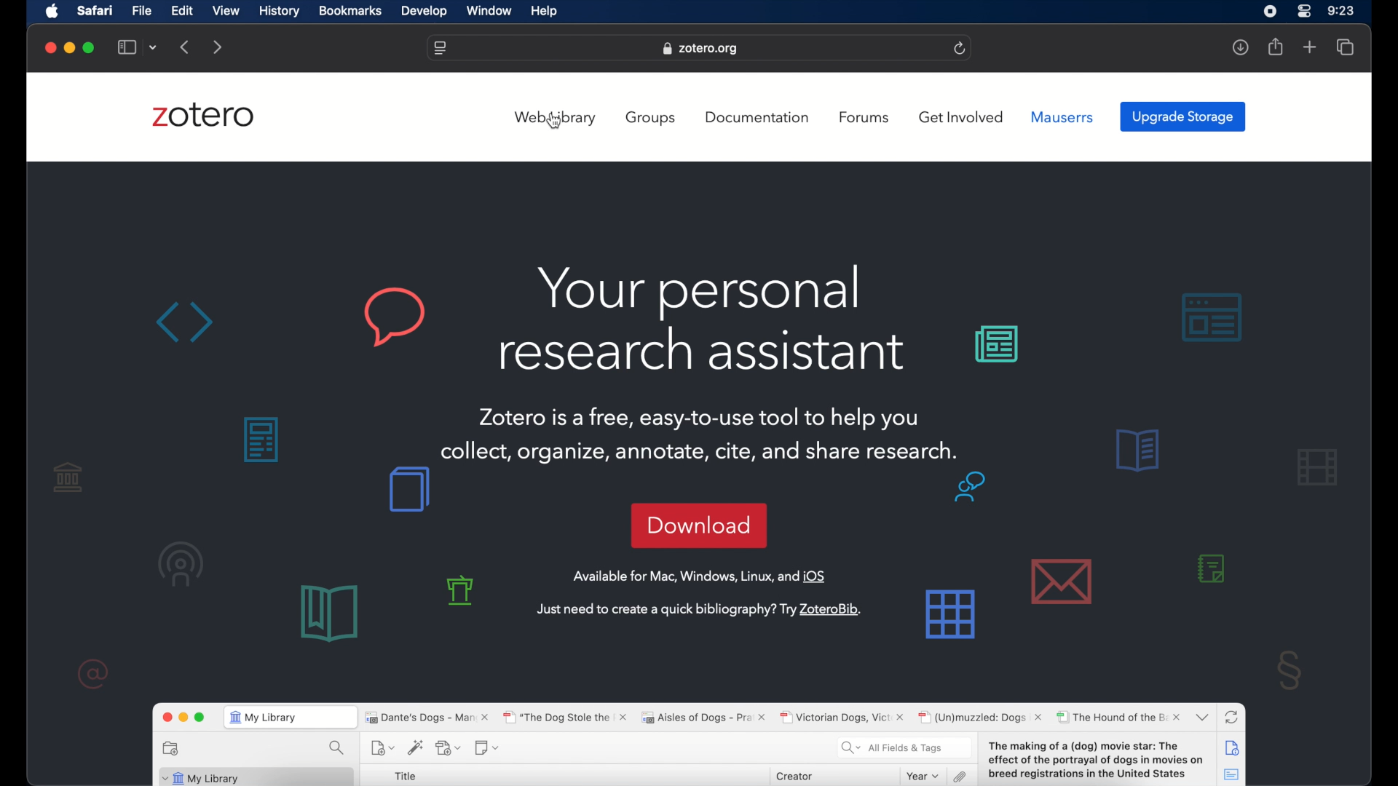 The image size is (1398, 786). What do you see at coordinates (218, 48) in the screenshot?
I see `next` at bounding box center [218, 48].